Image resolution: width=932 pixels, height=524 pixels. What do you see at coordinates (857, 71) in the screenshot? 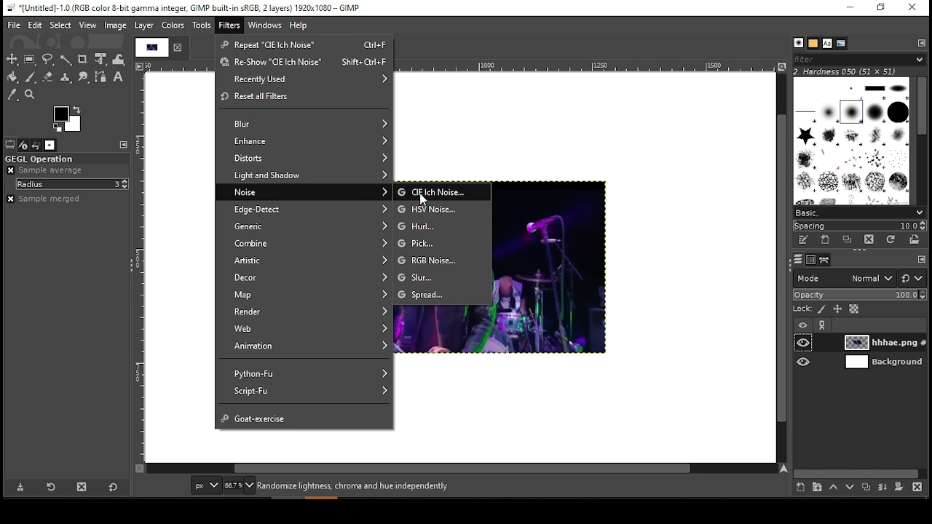
I see `hardness 050` at bounding box center [857, 71].